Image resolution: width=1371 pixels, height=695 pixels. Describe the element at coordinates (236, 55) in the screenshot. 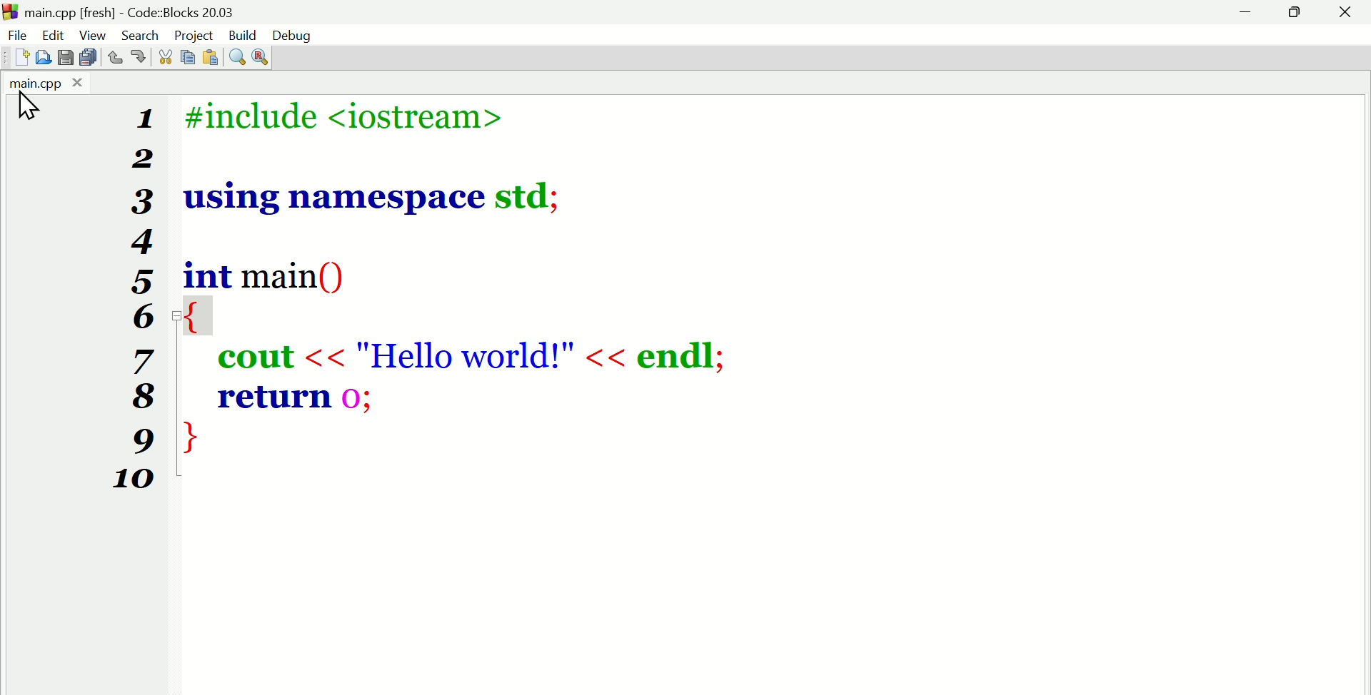

I see `Find` at that location.